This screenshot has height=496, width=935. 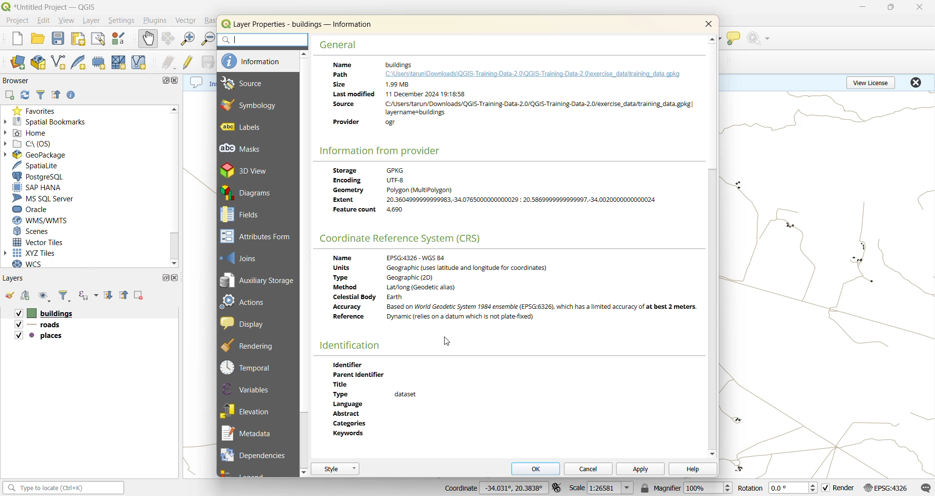 What do you see at coordinates (687, 487) in the screenshot?
I see `magnifier` at bounding box center [687, 487].